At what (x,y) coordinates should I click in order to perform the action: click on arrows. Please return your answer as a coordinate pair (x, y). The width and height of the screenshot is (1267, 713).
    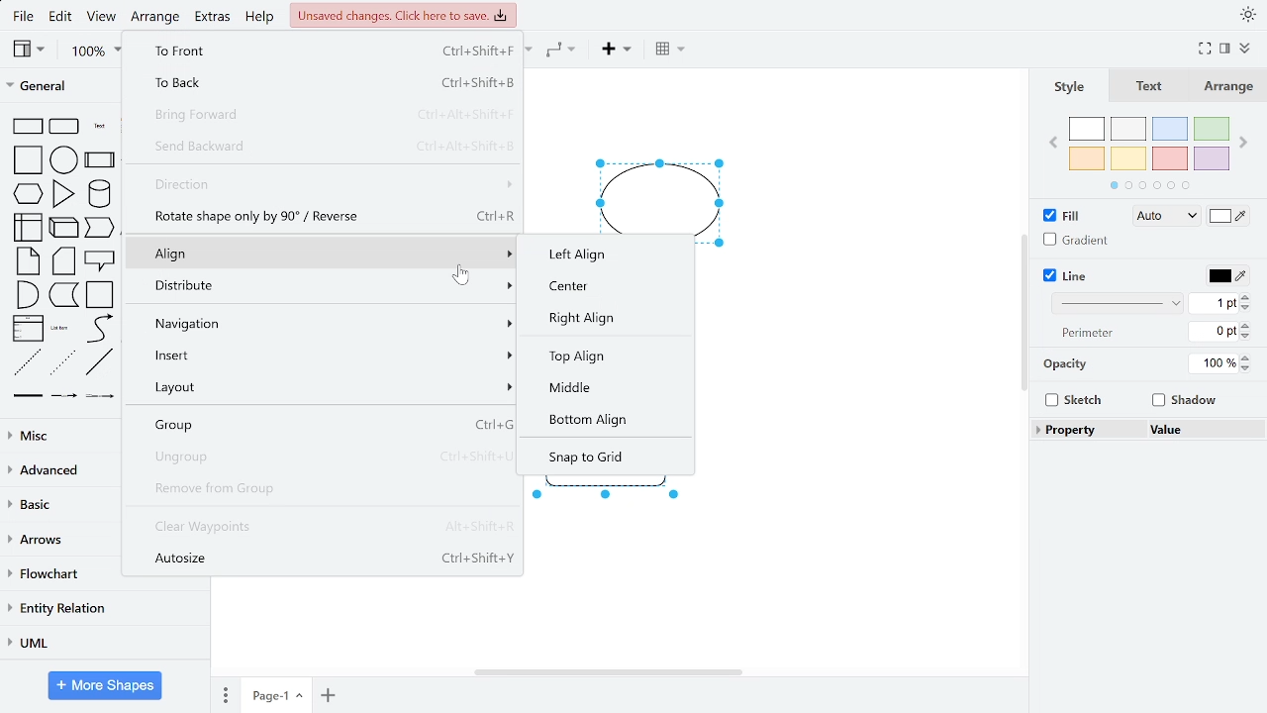
    Looking at the image, I should click on (58, 541).